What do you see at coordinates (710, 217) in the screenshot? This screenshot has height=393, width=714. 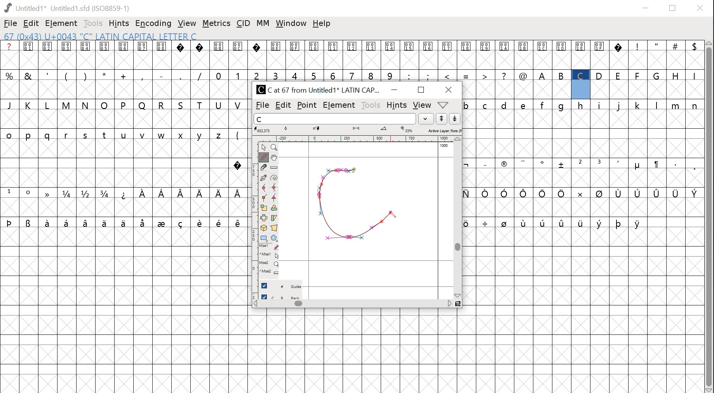 I see `scrollbar` at bounding box center [710, 217].